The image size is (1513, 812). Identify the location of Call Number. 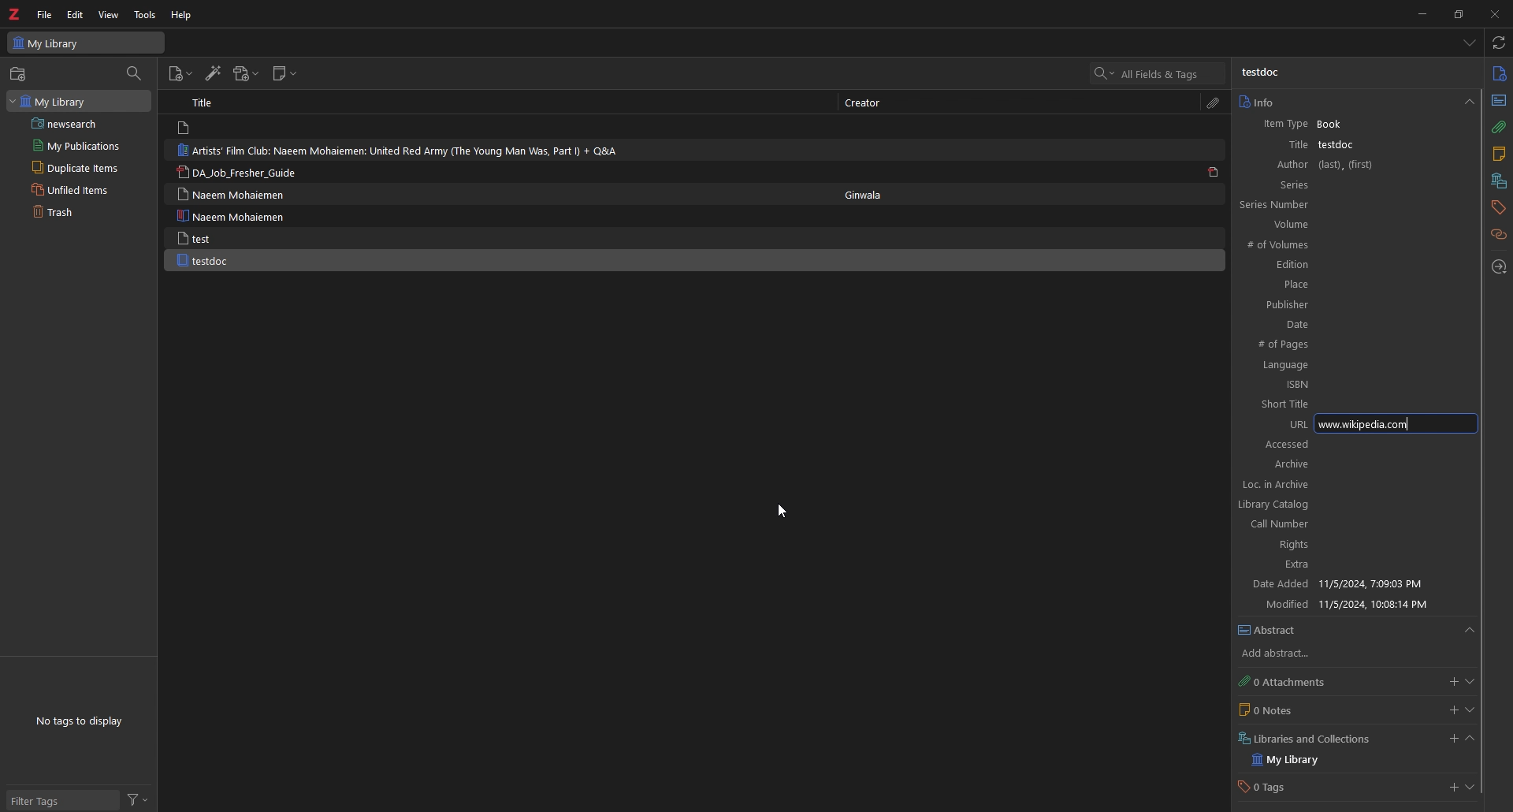
(1347, 525).